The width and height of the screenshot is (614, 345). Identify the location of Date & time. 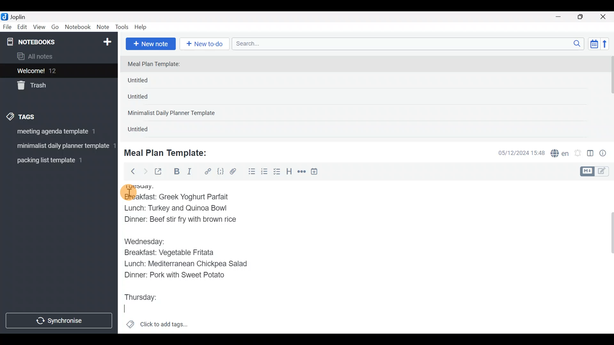
(516, 153).